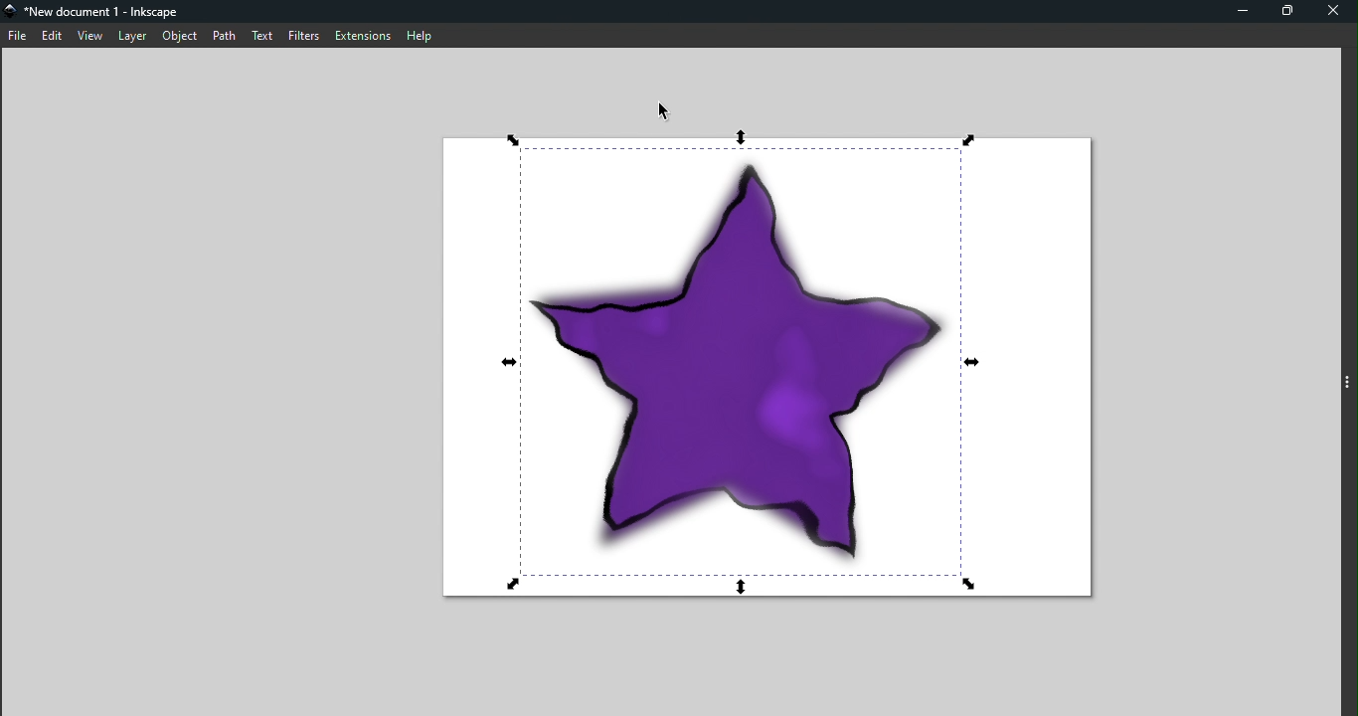 Image resolution: width=1358 pixels, height=716 pixels. Describe the element at coordinates (659, 108) in the screenshot. I see `Cursor` at that location.